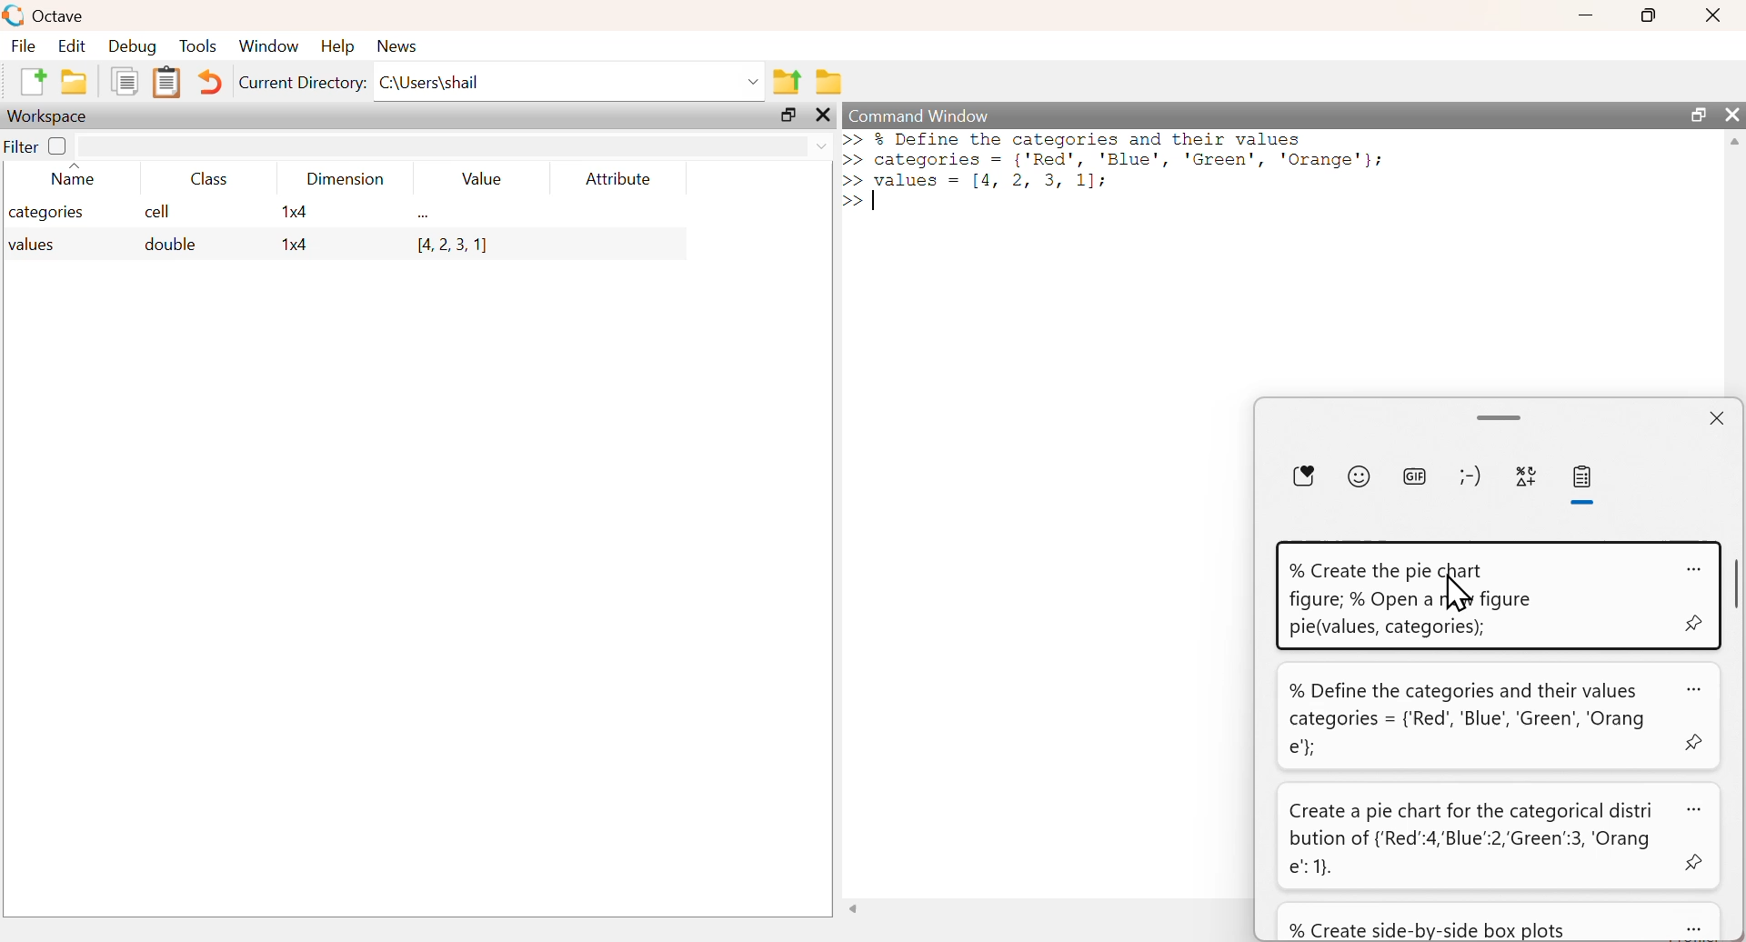 This screenshot has height=942, width=1746. I want to click on Undo, so click(211, 81).